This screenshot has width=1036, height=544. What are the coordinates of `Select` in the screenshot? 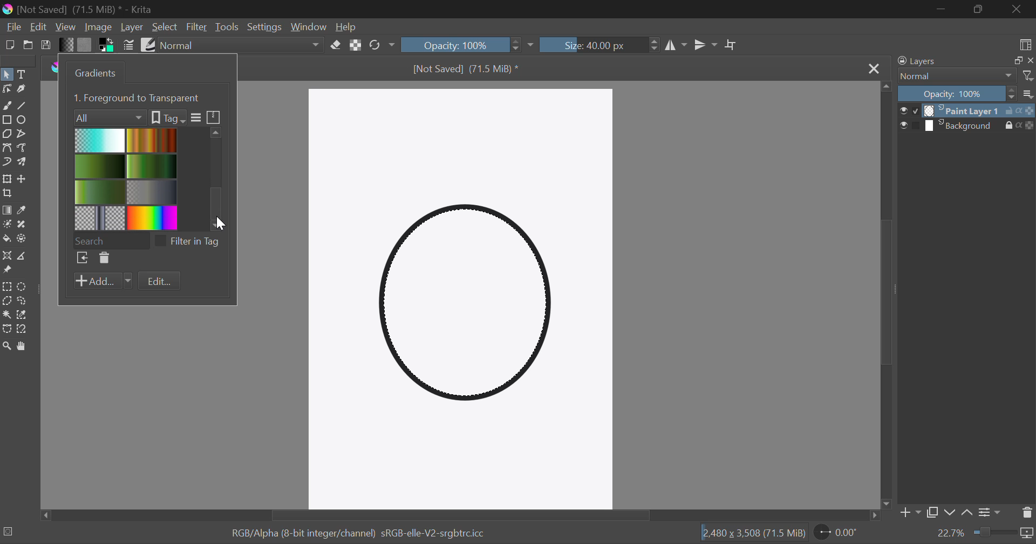 It's located at (7, 74).